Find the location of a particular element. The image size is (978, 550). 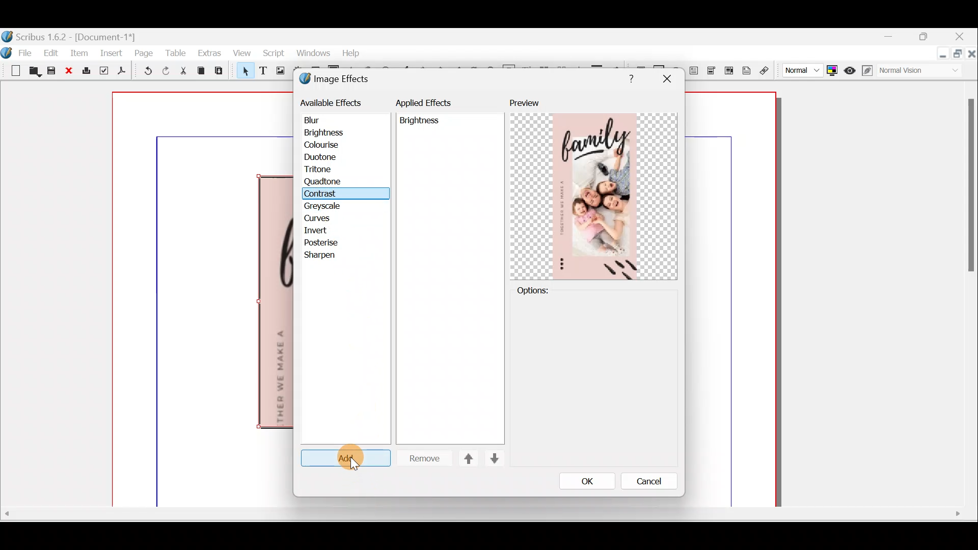

Cursor is located at coordinates (328, 194).